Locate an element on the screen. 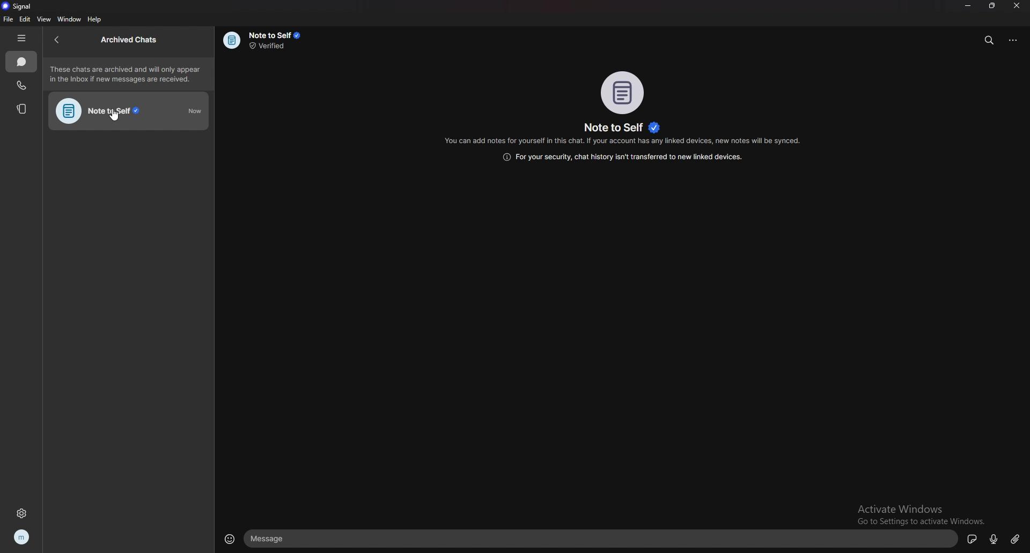  edit is located at coordinates (25, 20).